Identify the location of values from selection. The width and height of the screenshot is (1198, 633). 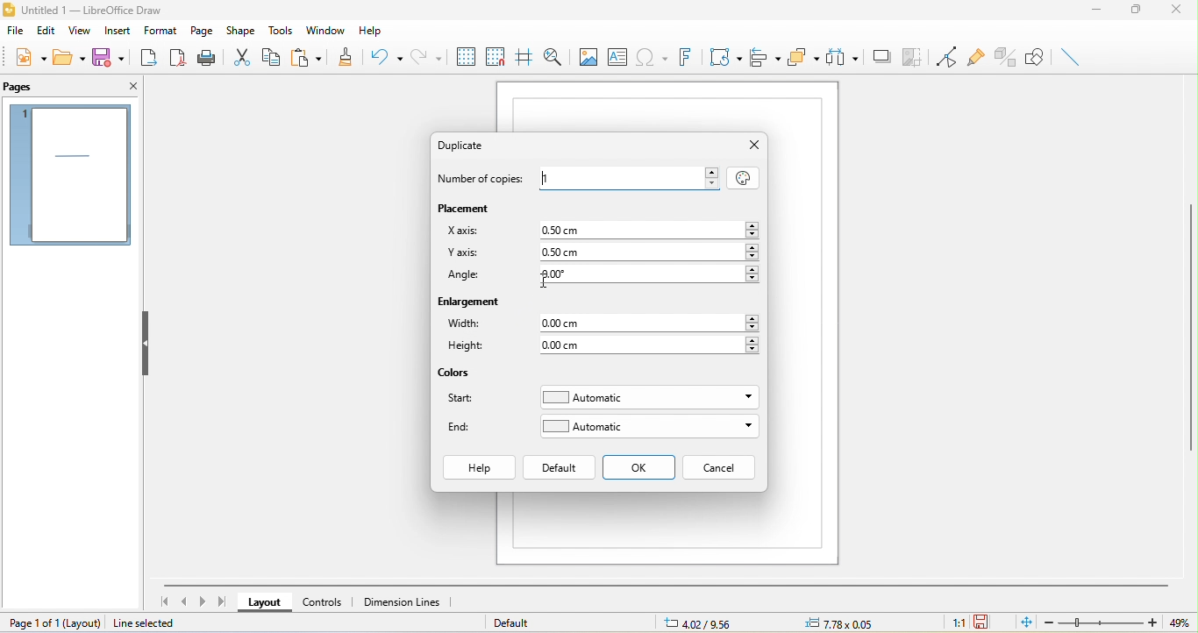
(742, 176).